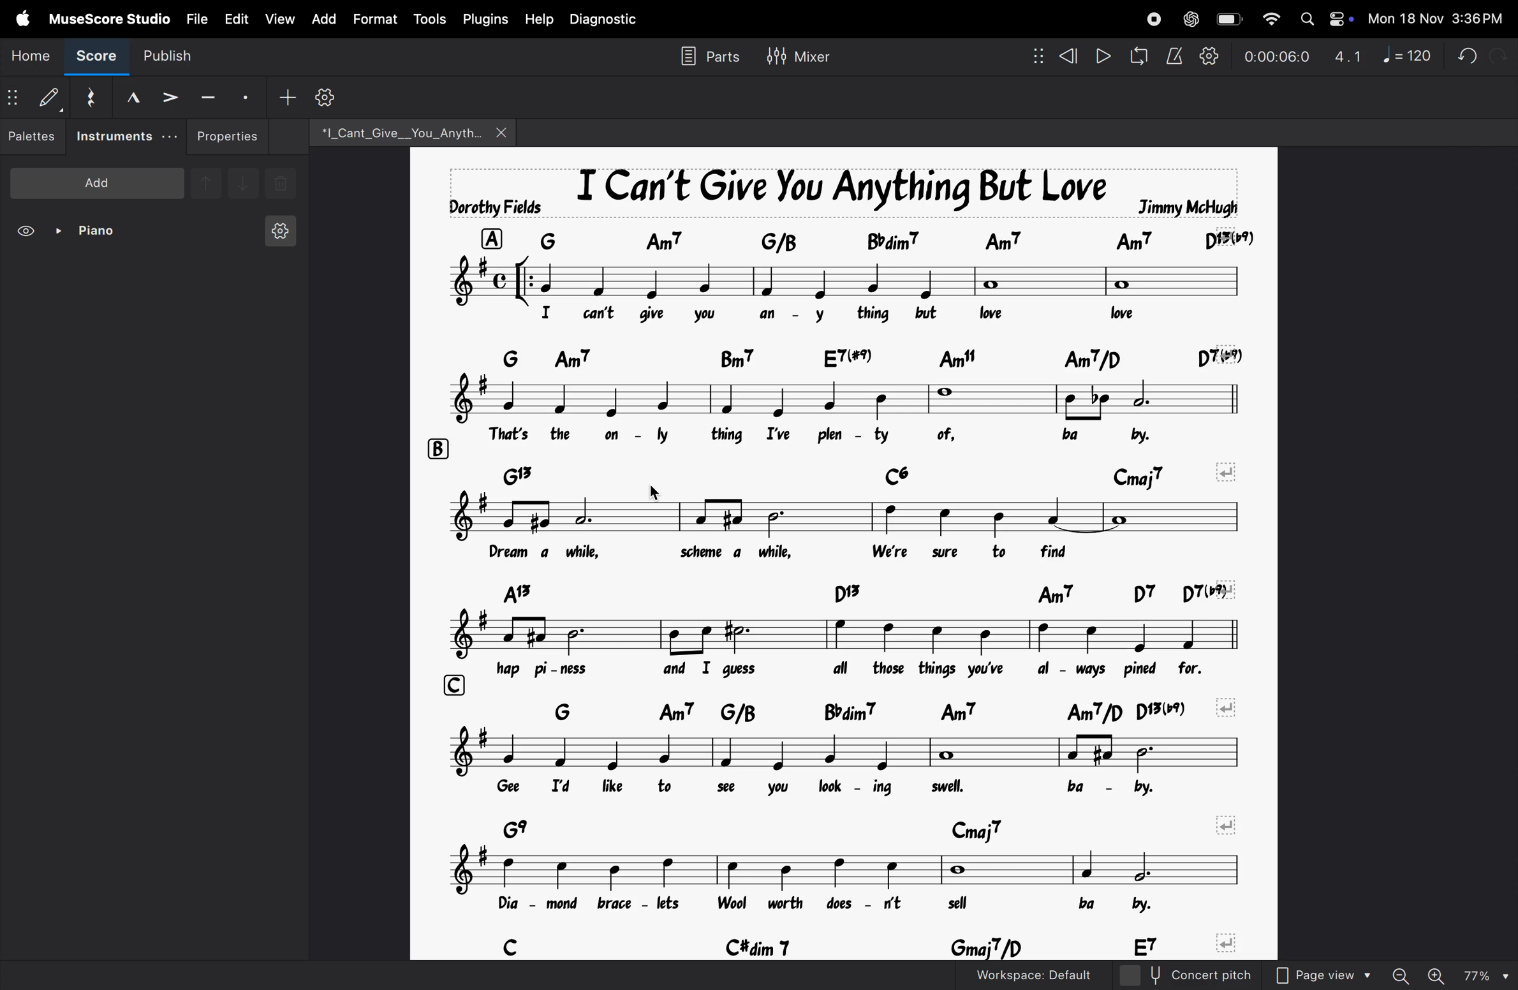 The width and height of the screenshot is (1518, 990). What do you see at coordinates (652, 489) in the screenshot?
I see `cursor` at bounding box center [652, 489].